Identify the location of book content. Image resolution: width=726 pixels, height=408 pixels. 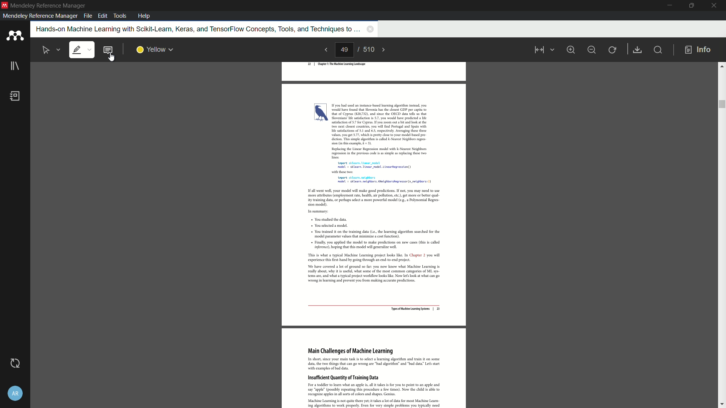
(374, 235).